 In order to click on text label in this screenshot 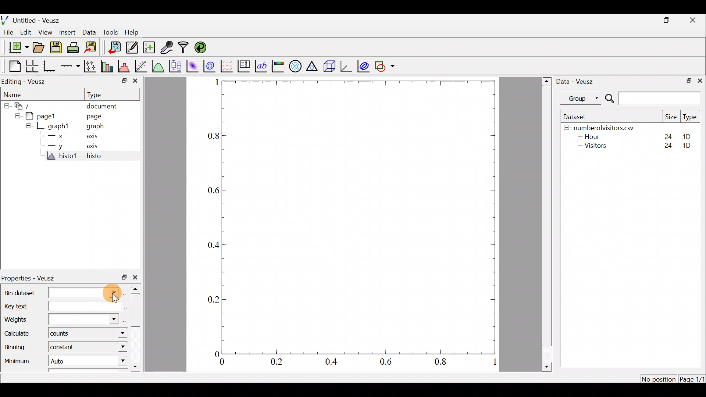, I will do `click(261, 66)`.